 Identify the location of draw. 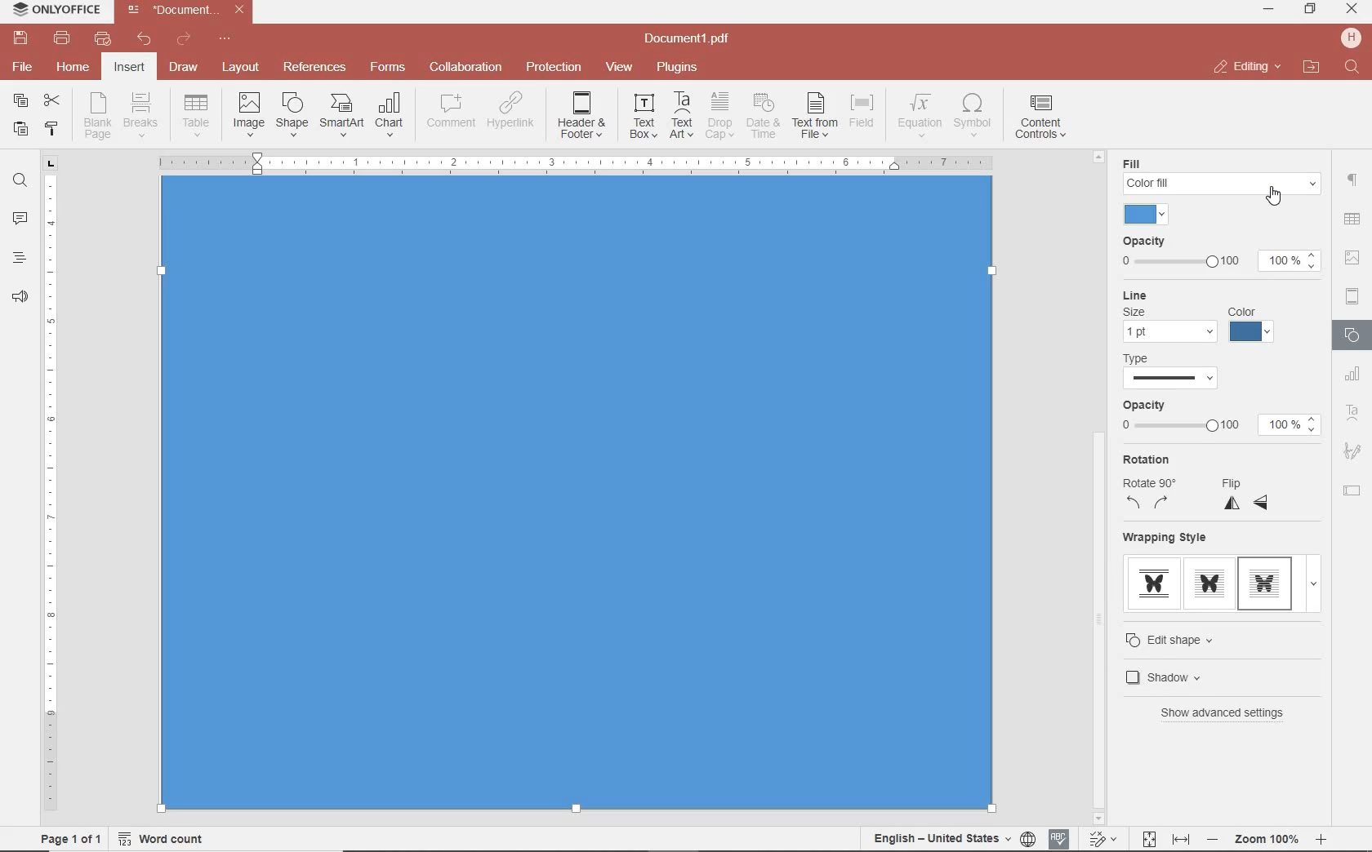
(185, 66).